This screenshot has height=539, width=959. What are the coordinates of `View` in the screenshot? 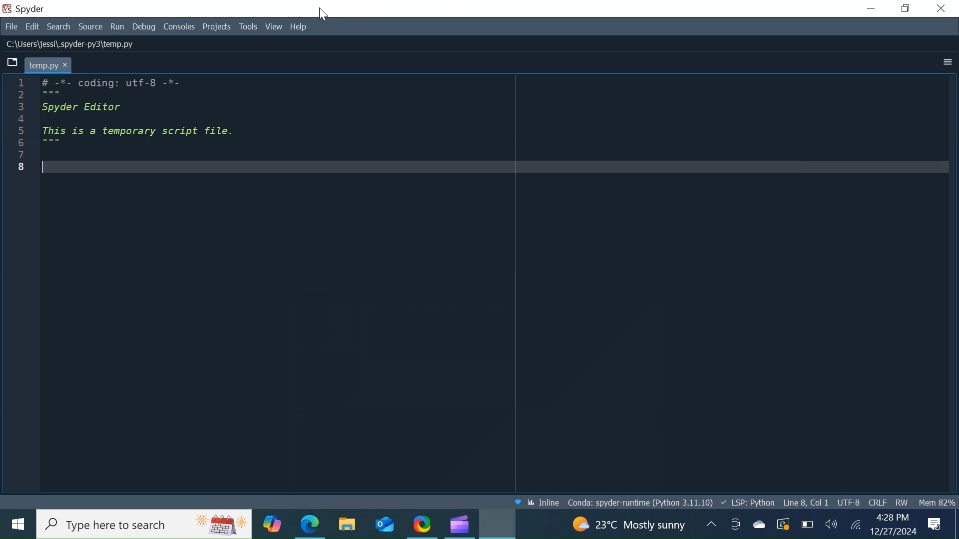 It's located at (275, 27).